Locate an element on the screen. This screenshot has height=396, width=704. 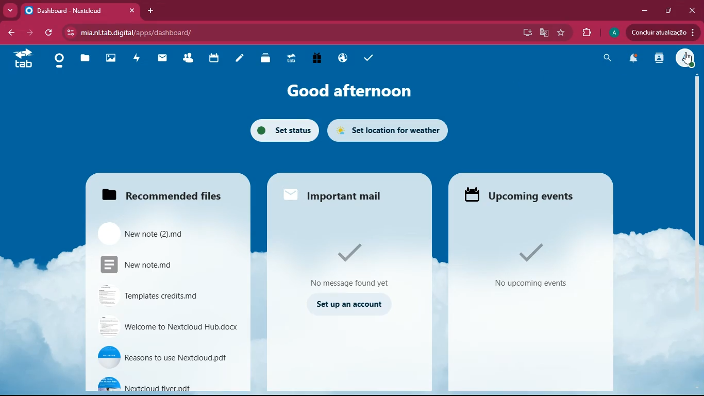
mail is located at coordinates (160, 59).